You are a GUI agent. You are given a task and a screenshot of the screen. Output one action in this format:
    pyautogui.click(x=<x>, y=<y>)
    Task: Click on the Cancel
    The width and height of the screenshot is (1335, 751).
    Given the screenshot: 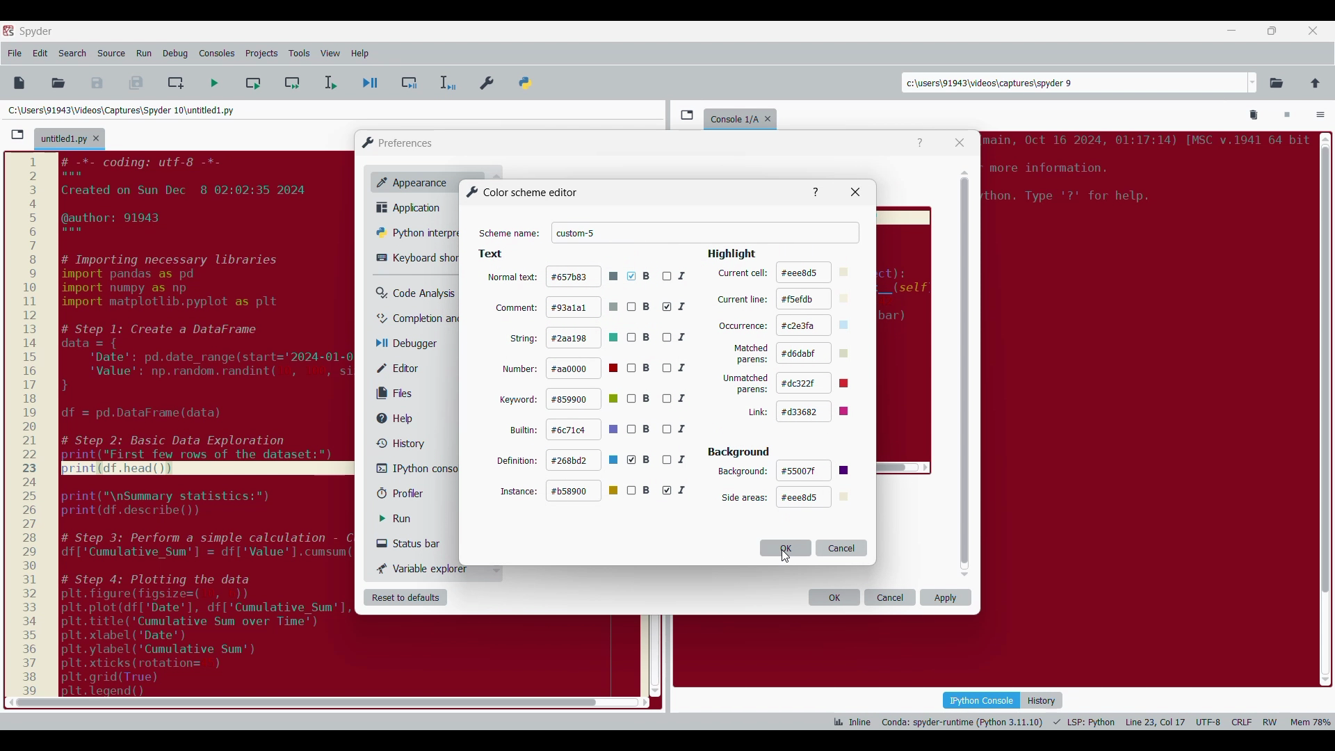 What is the action you would take?
    pyautogui.click(x=842, y=547)
    